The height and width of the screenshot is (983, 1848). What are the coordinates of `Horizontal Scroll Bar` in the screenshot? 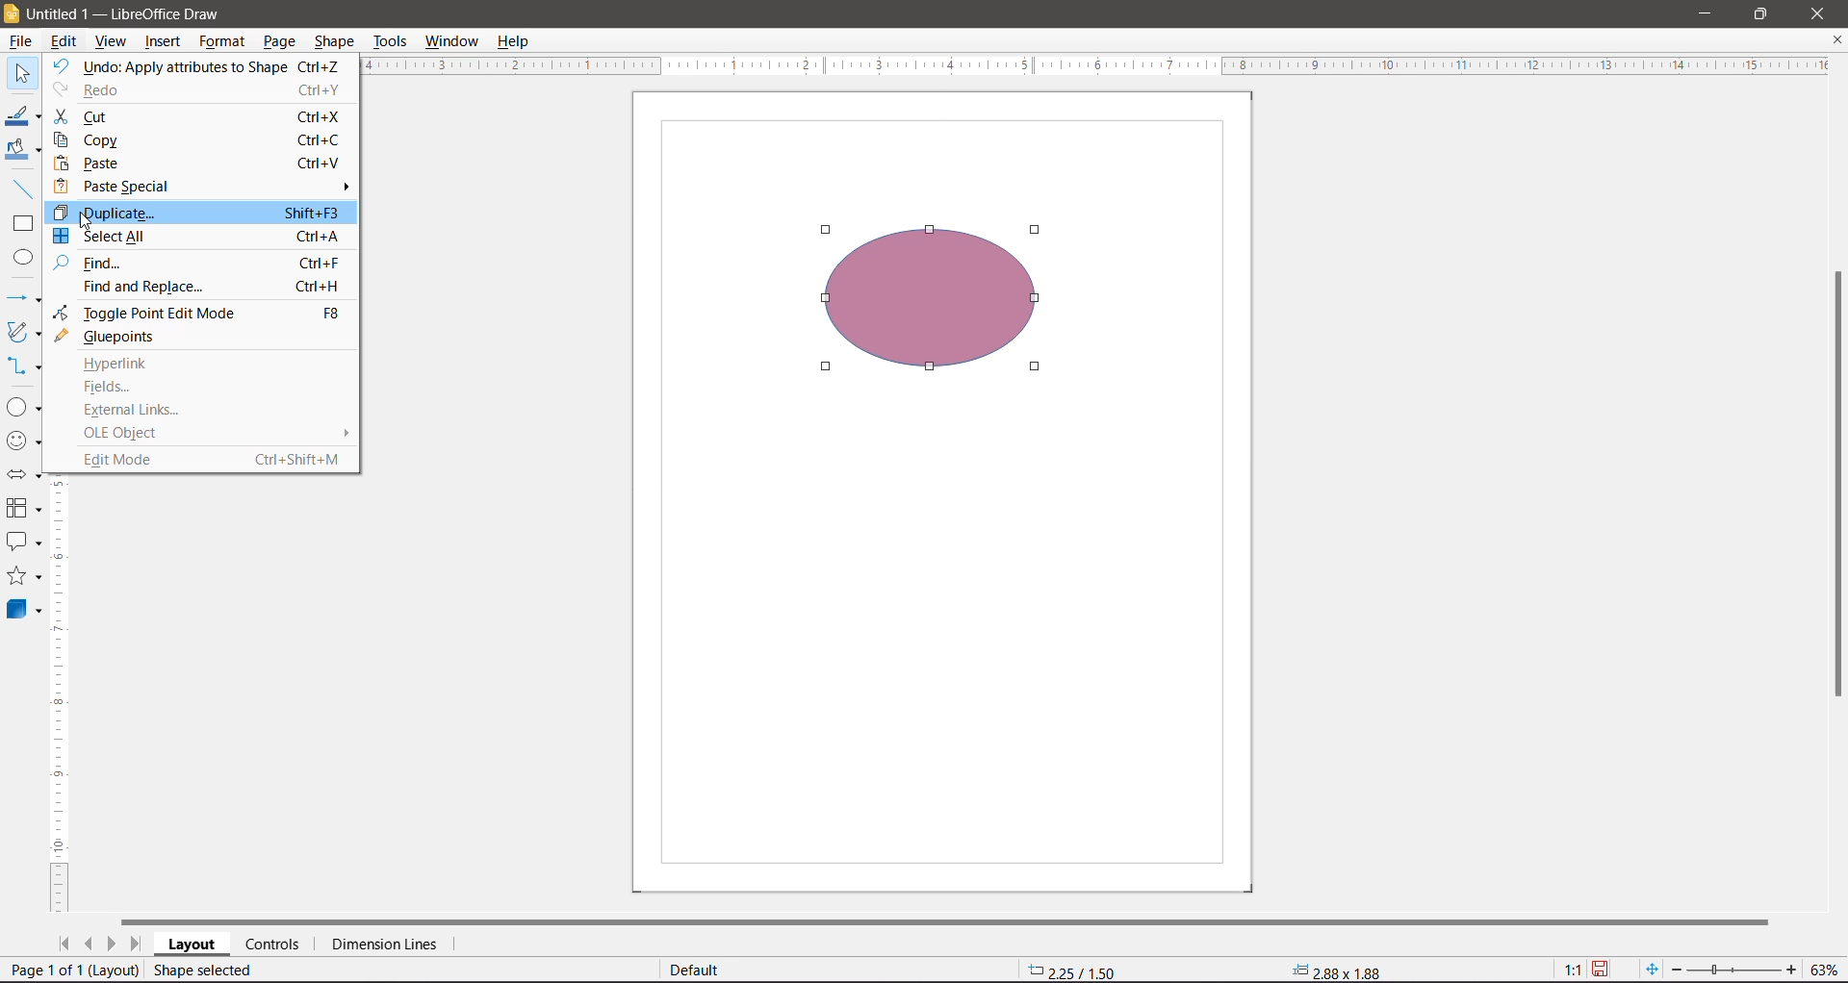 It's located at (949, 920).